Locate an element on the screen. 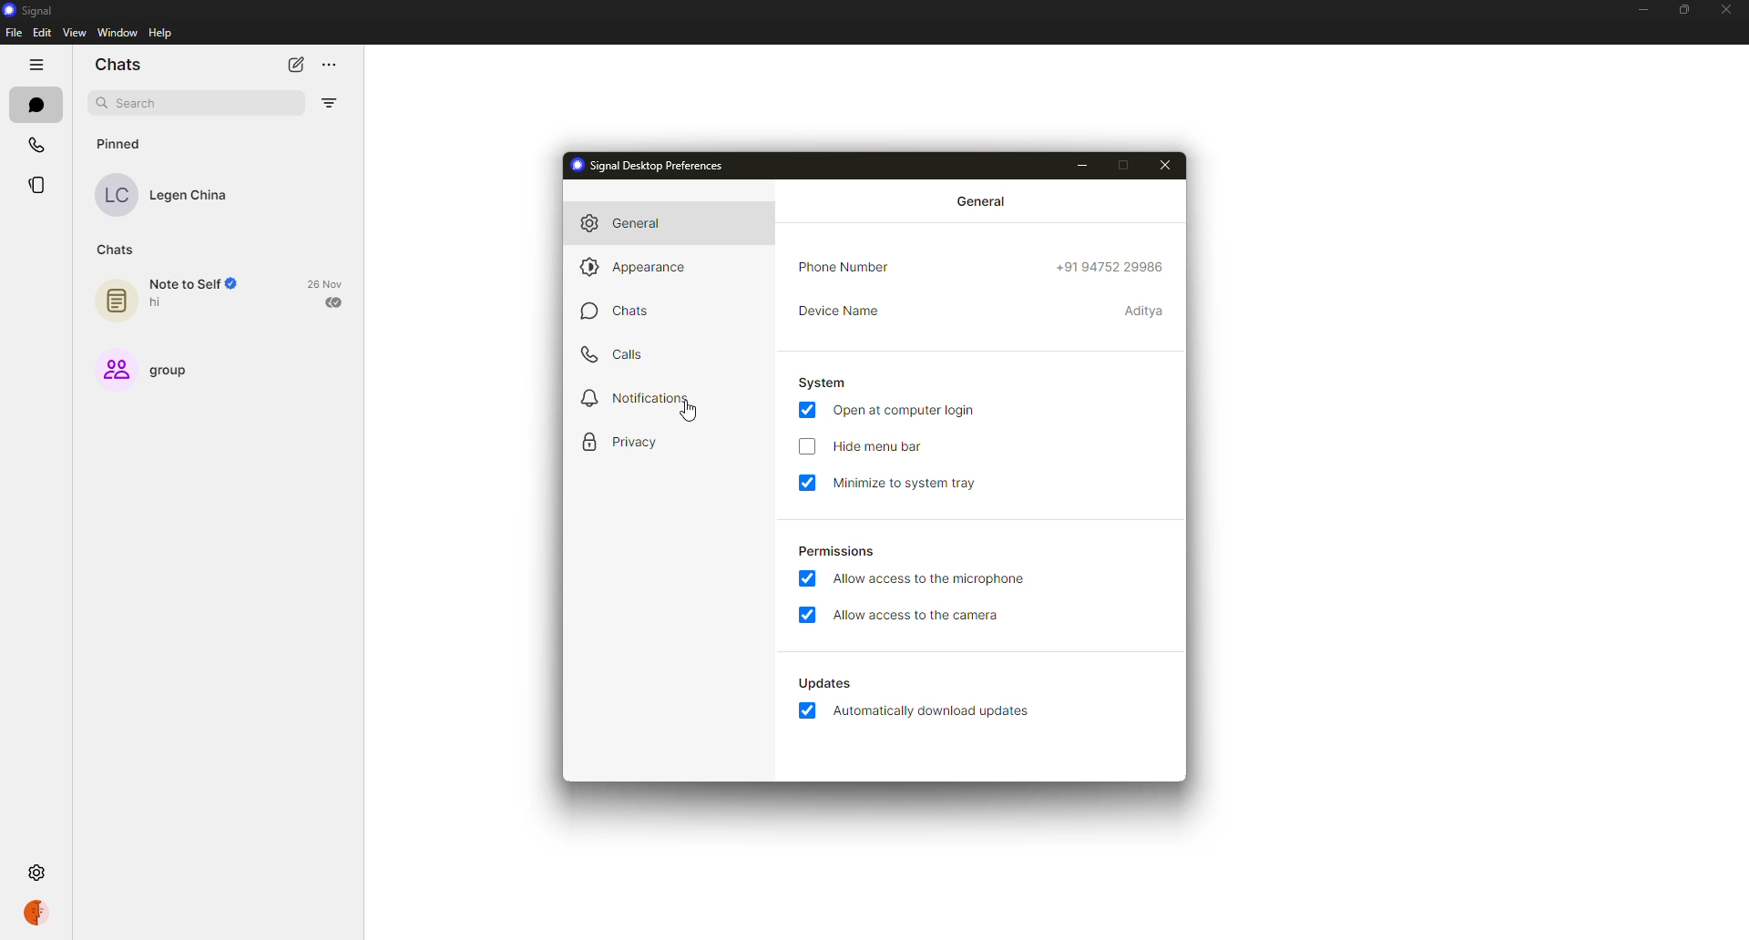  chats is located at coordinates (120, 250).